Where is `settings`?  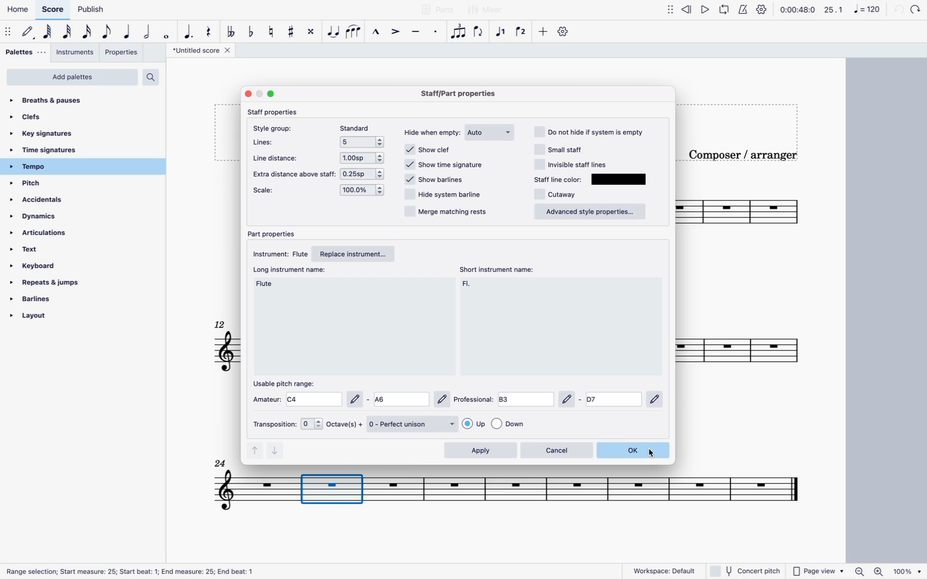 settings is located at coordinates (566, 33).